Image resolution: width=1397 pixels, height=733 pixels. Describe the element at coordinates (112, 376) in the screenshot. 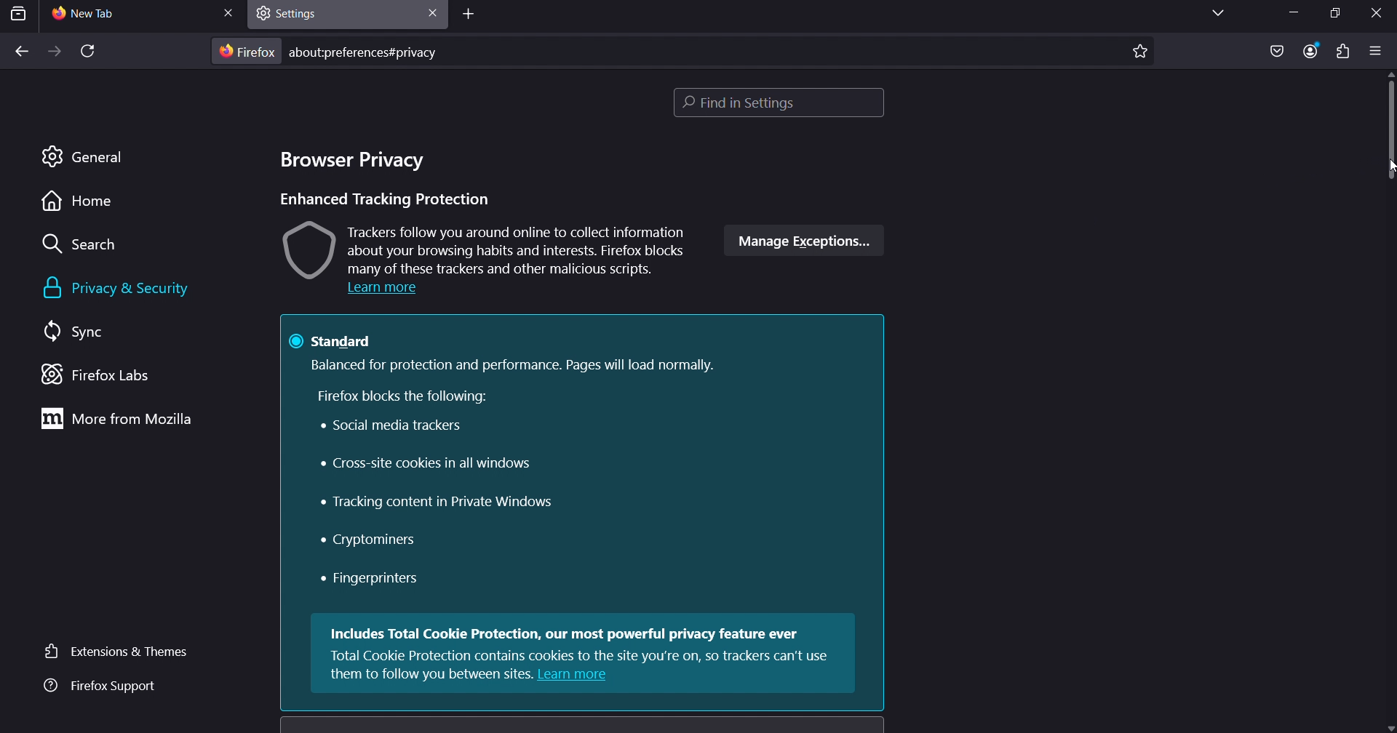

I see `firefox labs` at that location.